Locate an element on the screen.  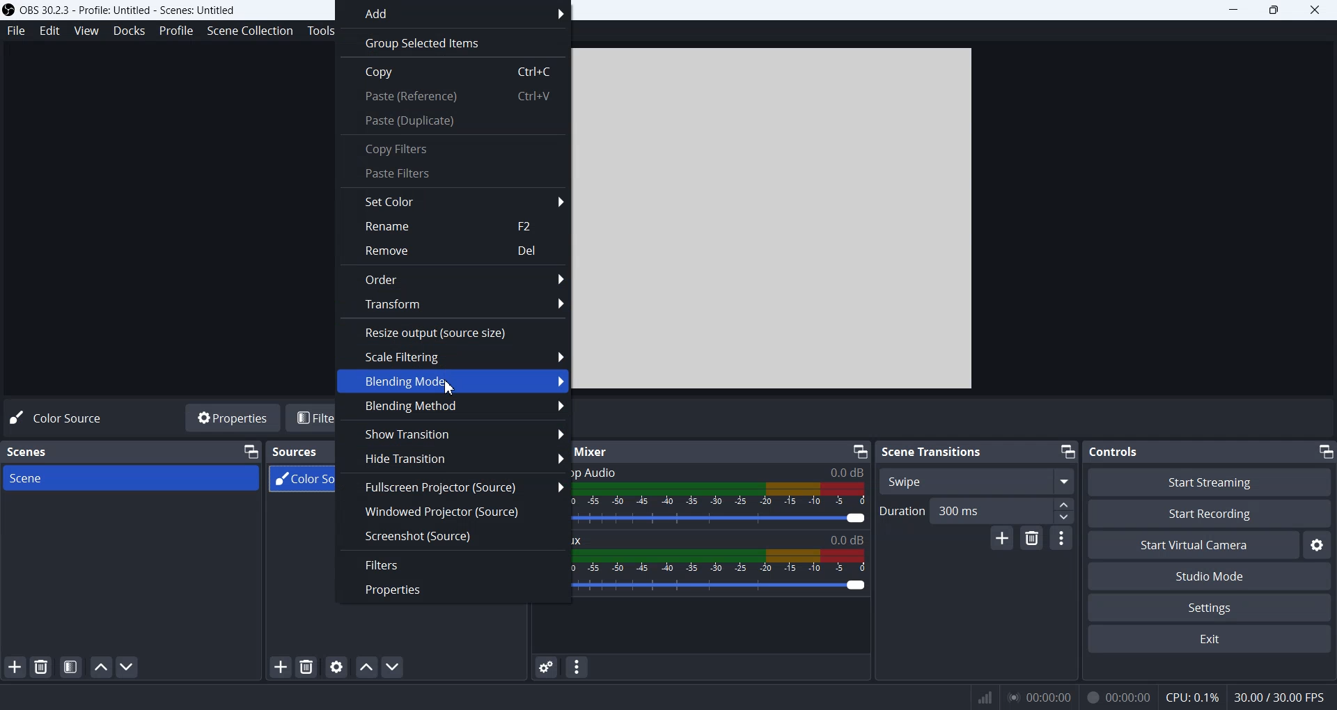
Minimize is located at coordinates (251, 450).